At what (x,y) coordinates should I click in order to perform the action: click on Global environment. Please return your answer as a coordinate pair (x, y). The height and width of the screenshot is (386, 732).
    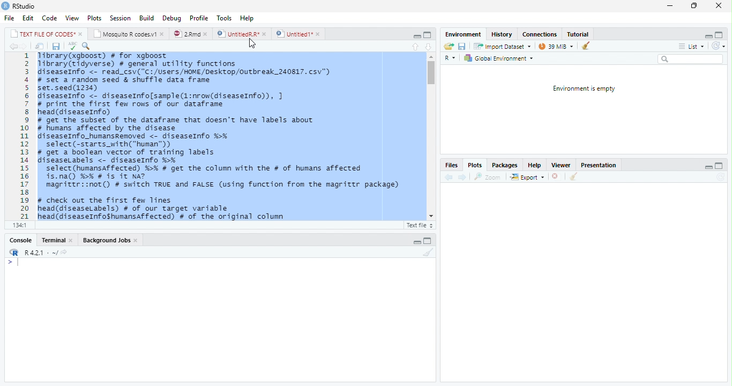
    Looking at the image, I should click on (498, 58).